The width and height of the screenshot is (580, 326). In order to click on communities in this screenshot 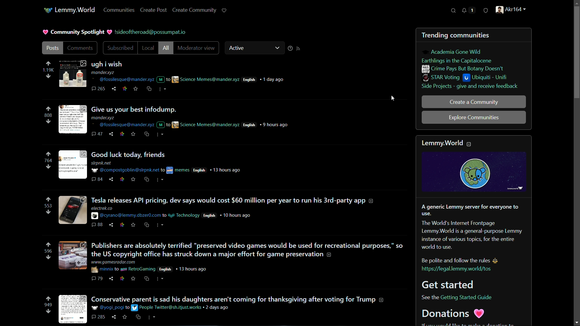, I will do `click(473, 36)`.